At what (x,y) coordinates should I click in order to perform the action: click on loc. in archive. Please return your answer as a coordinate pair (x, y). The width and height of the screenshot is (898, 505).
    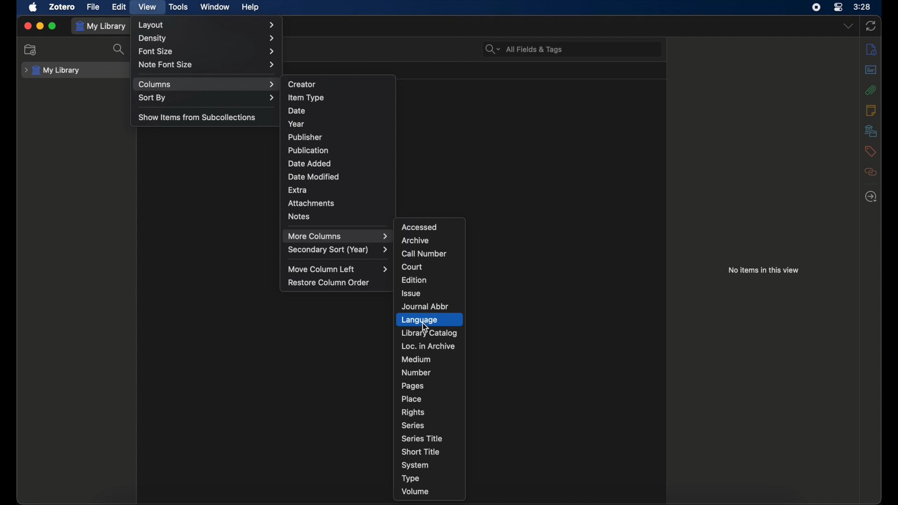
    Looking at the image, I should click on (428, 346).